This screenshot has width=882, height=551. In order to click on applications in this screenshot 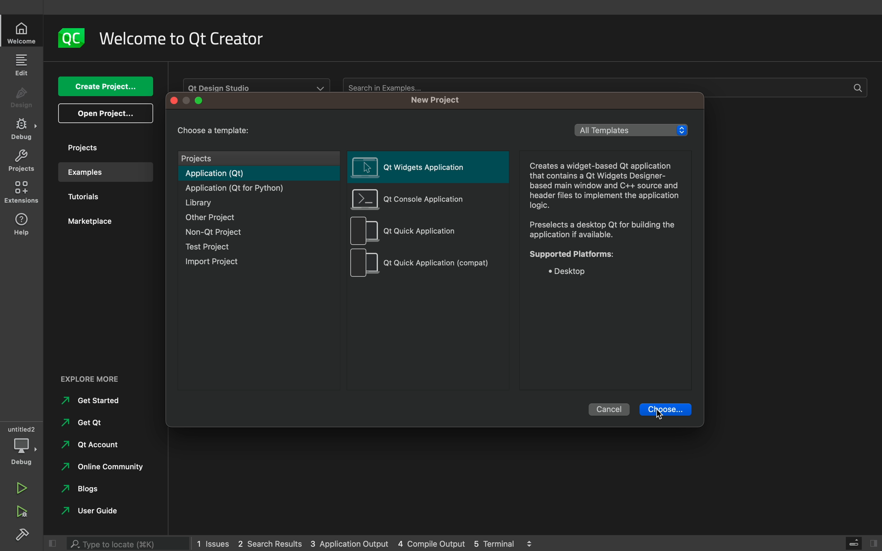, I will do `click(258, 172)`.